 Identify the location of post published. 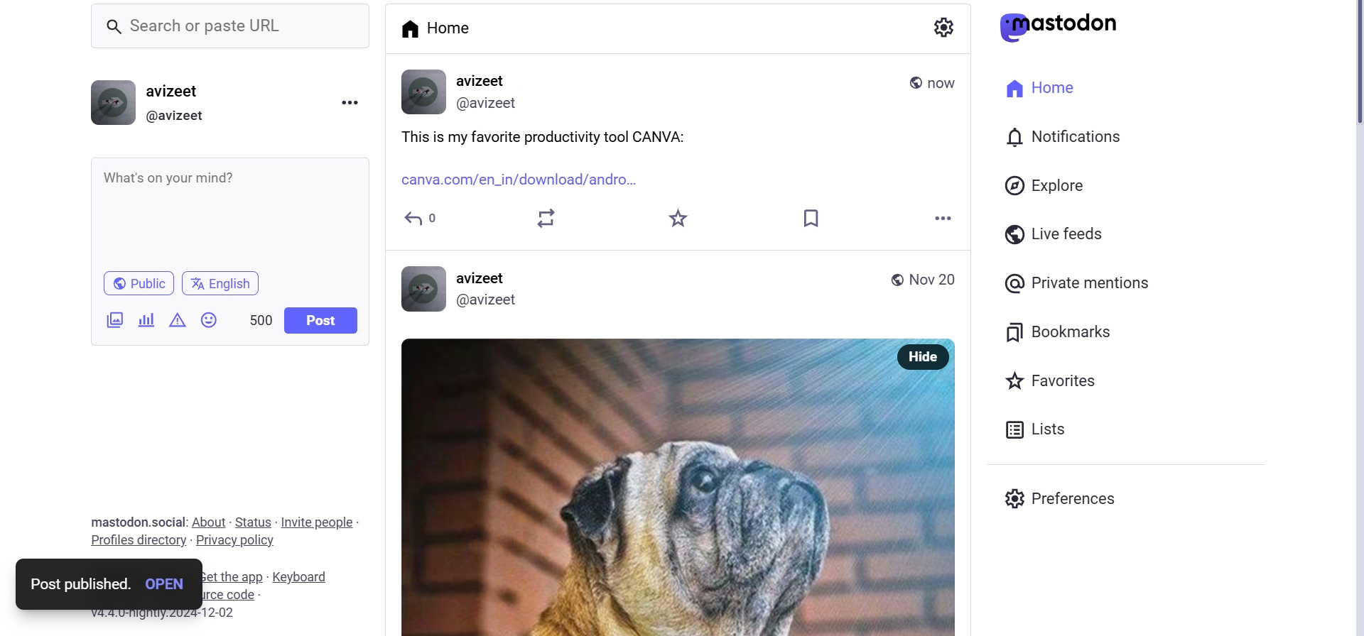
(76, 585).